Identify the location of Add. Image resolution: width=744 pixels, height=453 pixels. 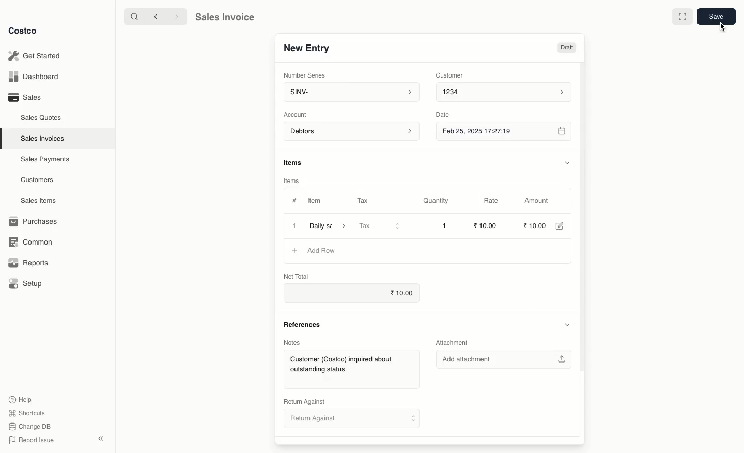
(296, 251).